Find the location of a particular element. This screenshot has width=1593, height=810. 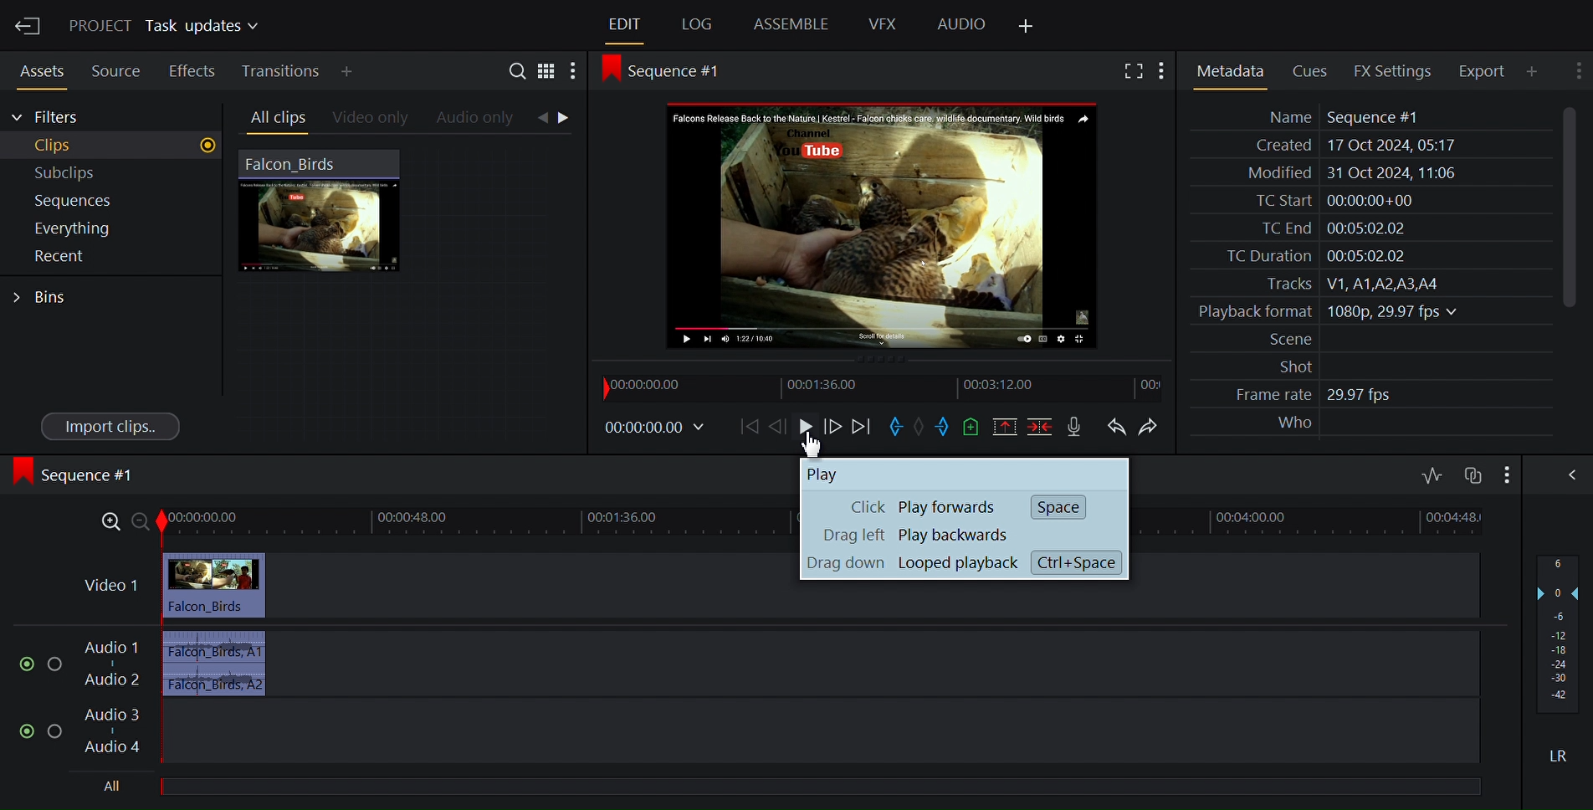

Scene is located at coordinates (1282, 340).